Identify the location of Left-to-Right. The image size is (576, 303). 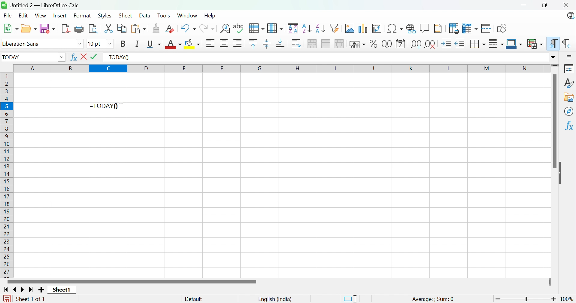
(553, 44).